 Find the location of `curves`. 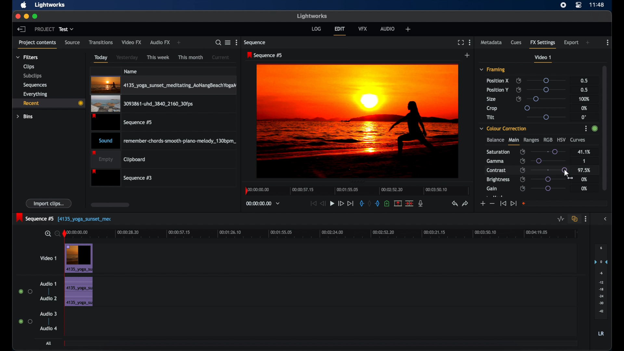

curves is located at coordinates (578, 140).